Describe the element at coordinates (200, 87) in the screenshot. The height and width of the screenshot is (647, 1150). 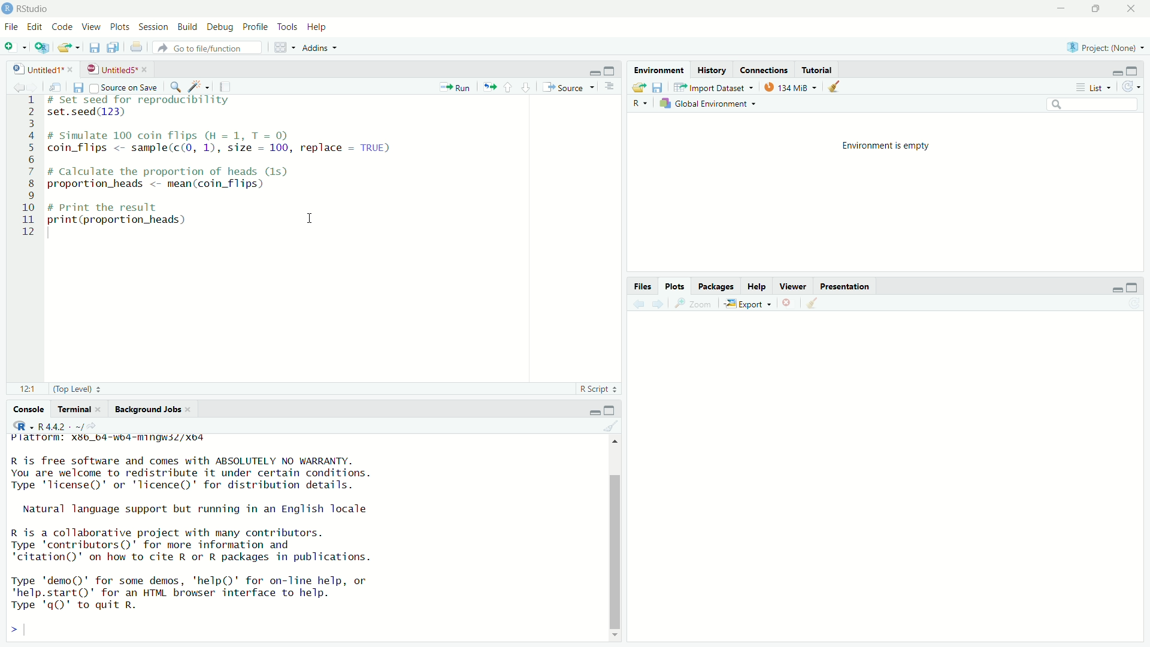
I see `code tools` at that location.